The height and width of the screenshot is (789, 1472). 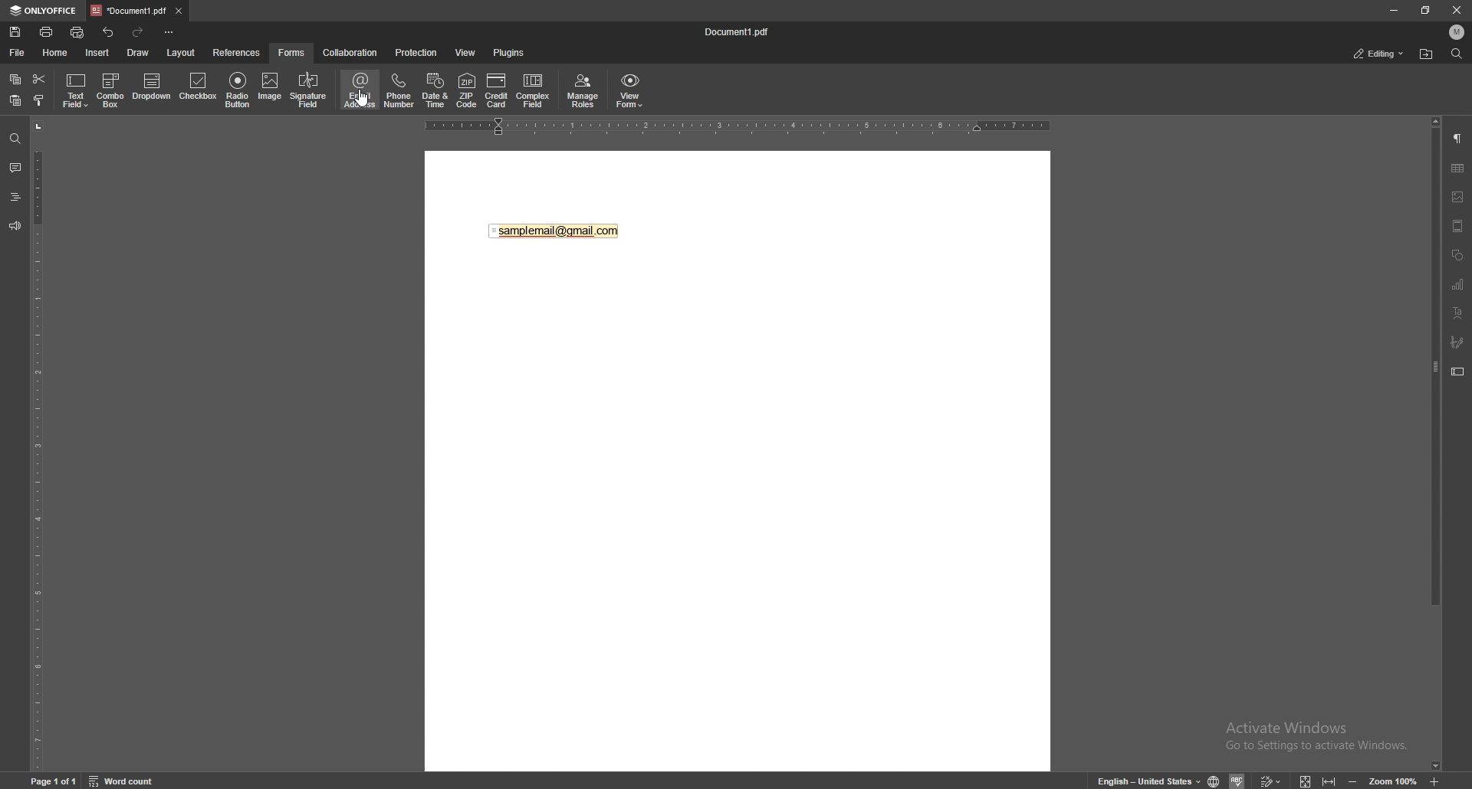 I want to click on protection, so click(x=417, y=52).